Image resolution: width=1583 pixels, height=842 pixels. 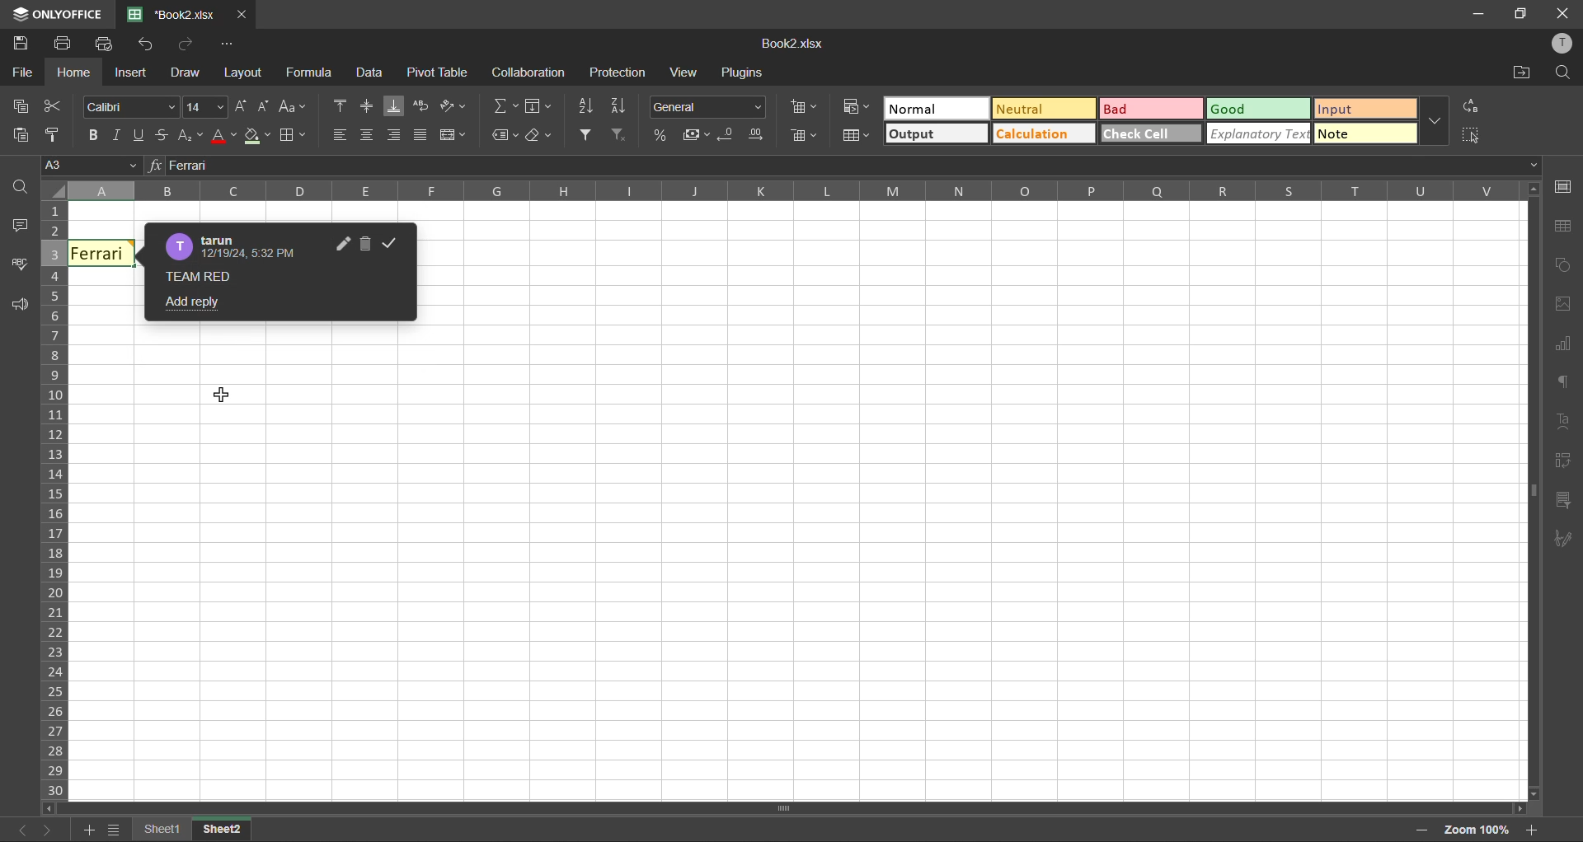 What do you see at coordinates (708, 107) in the screenshot?
I see `number format` at bounding box center [708, 107].